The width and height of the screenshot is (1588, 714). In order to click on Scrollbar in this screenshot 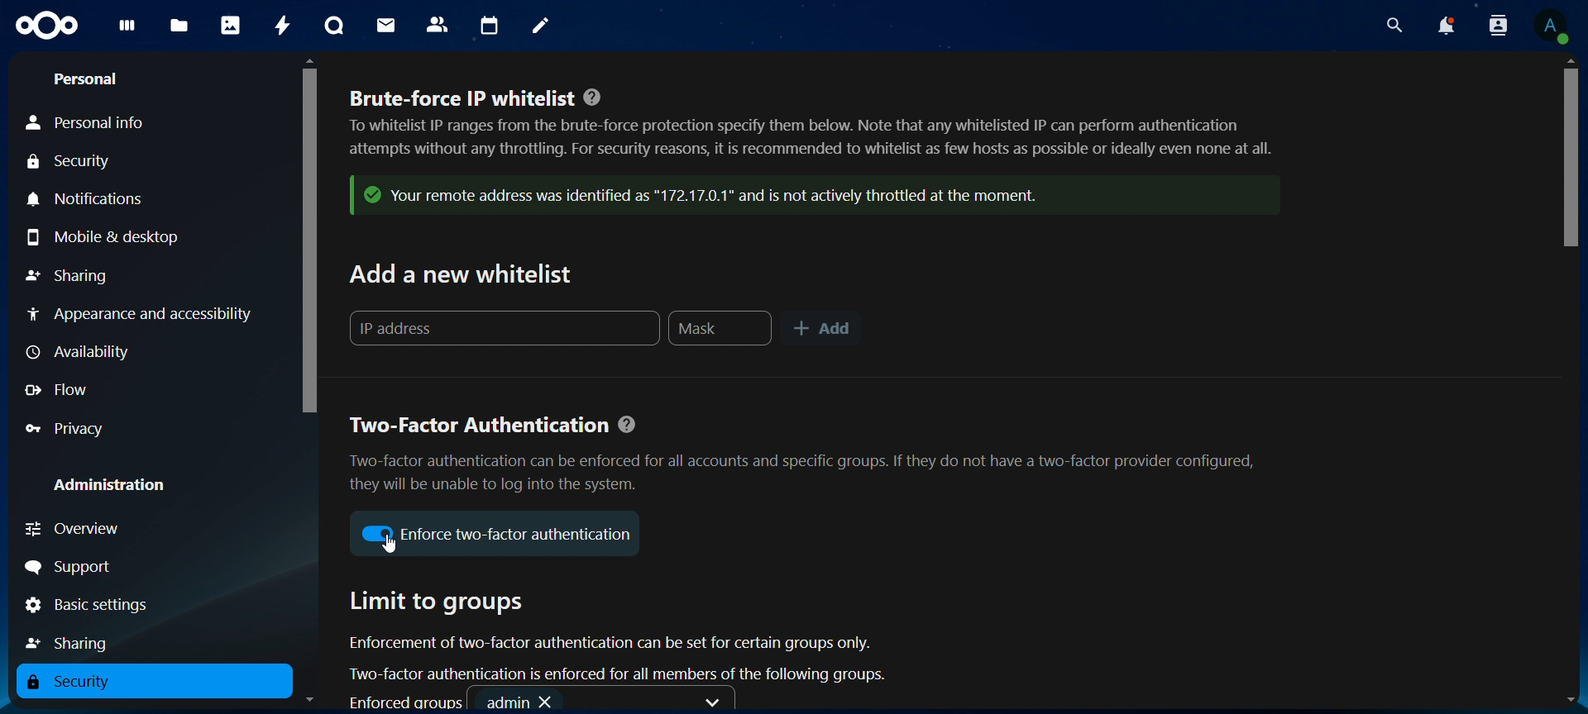, I will do `click(1568, 382)`.